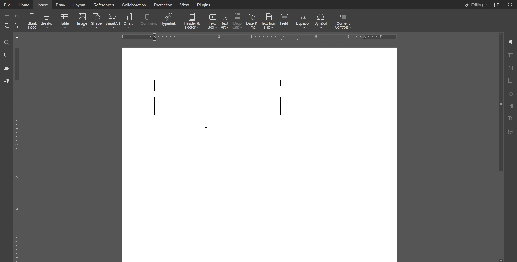 The image size is (517, 262). What do you see at coordinates (510, 68) in the screenshot?
I see `Image Settings` at bounding box center [510, 68].